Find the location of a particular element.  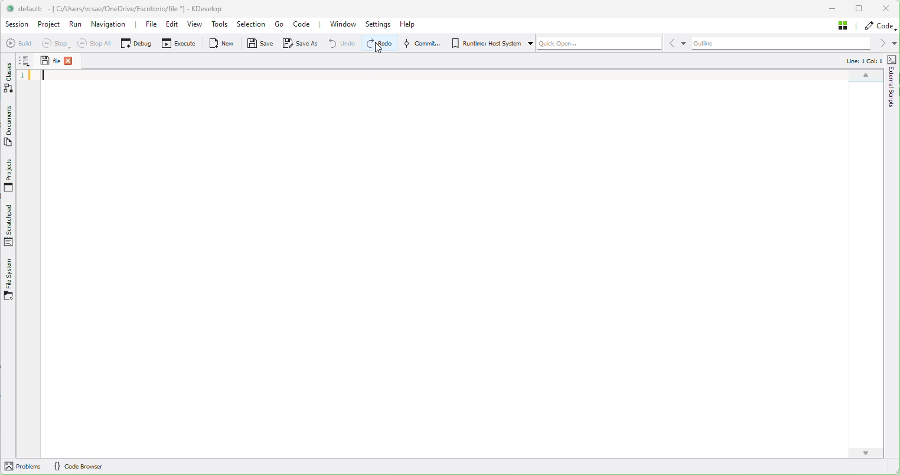

New is located at coordinates (223, 43).